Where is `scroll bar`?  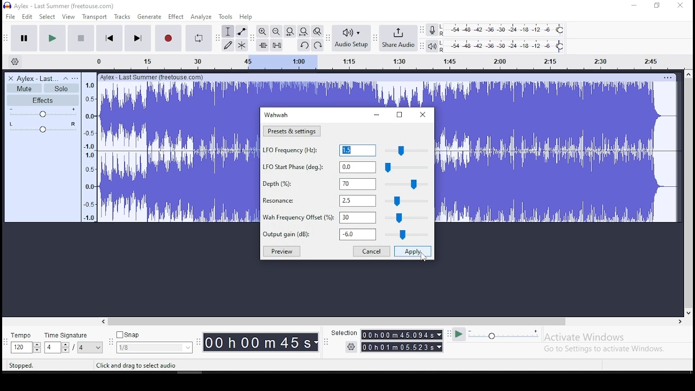 scroll bar is located at coordinates (392, 322).